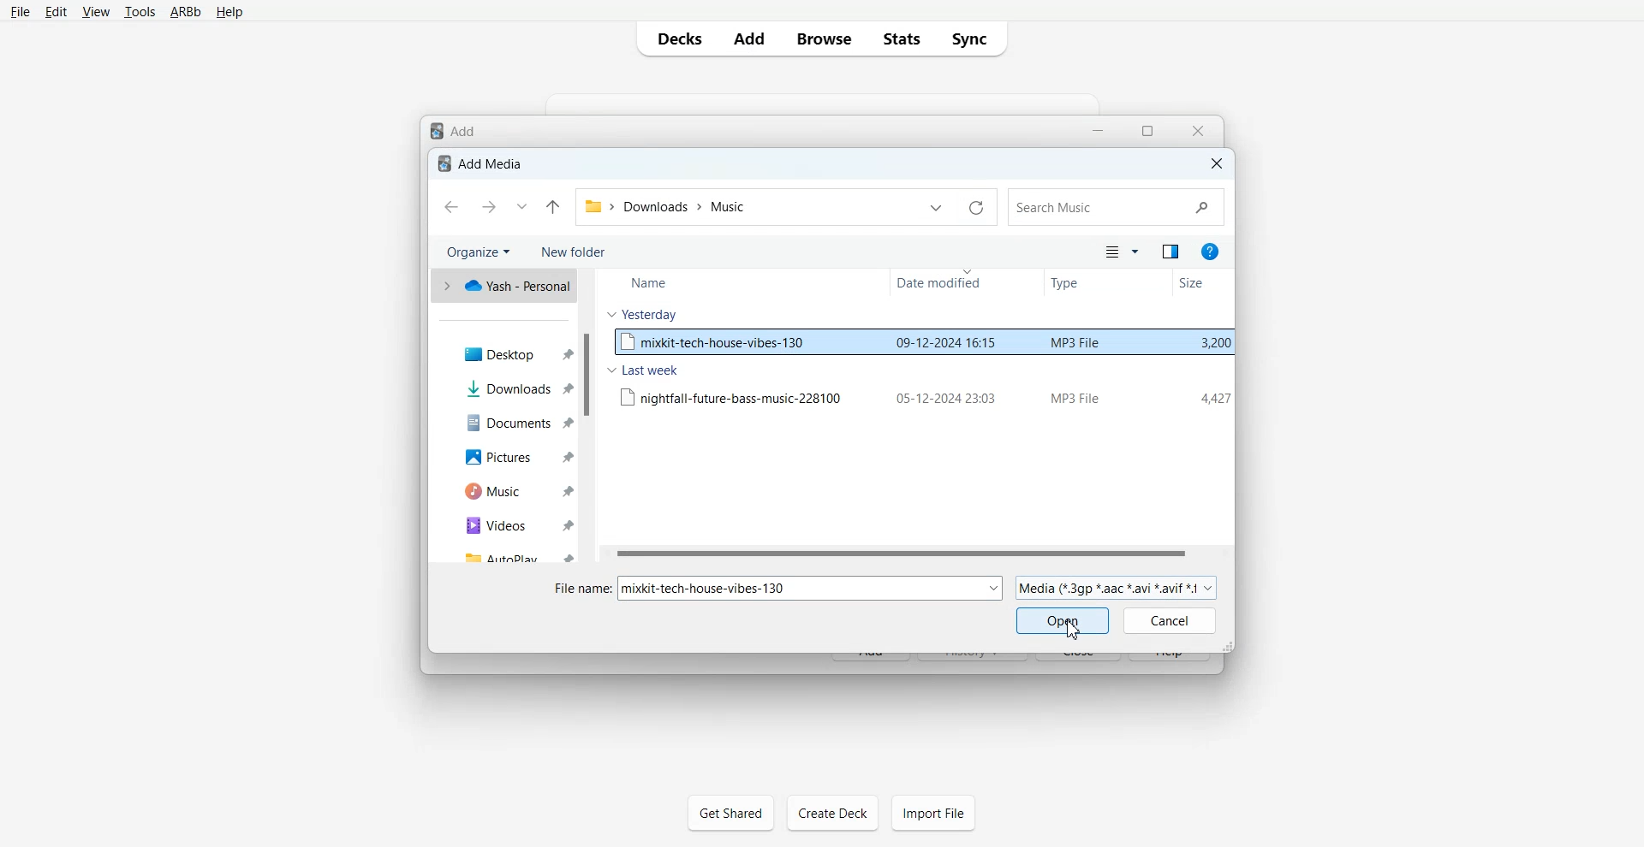  I want to click on New Folder, so click(577, 250).